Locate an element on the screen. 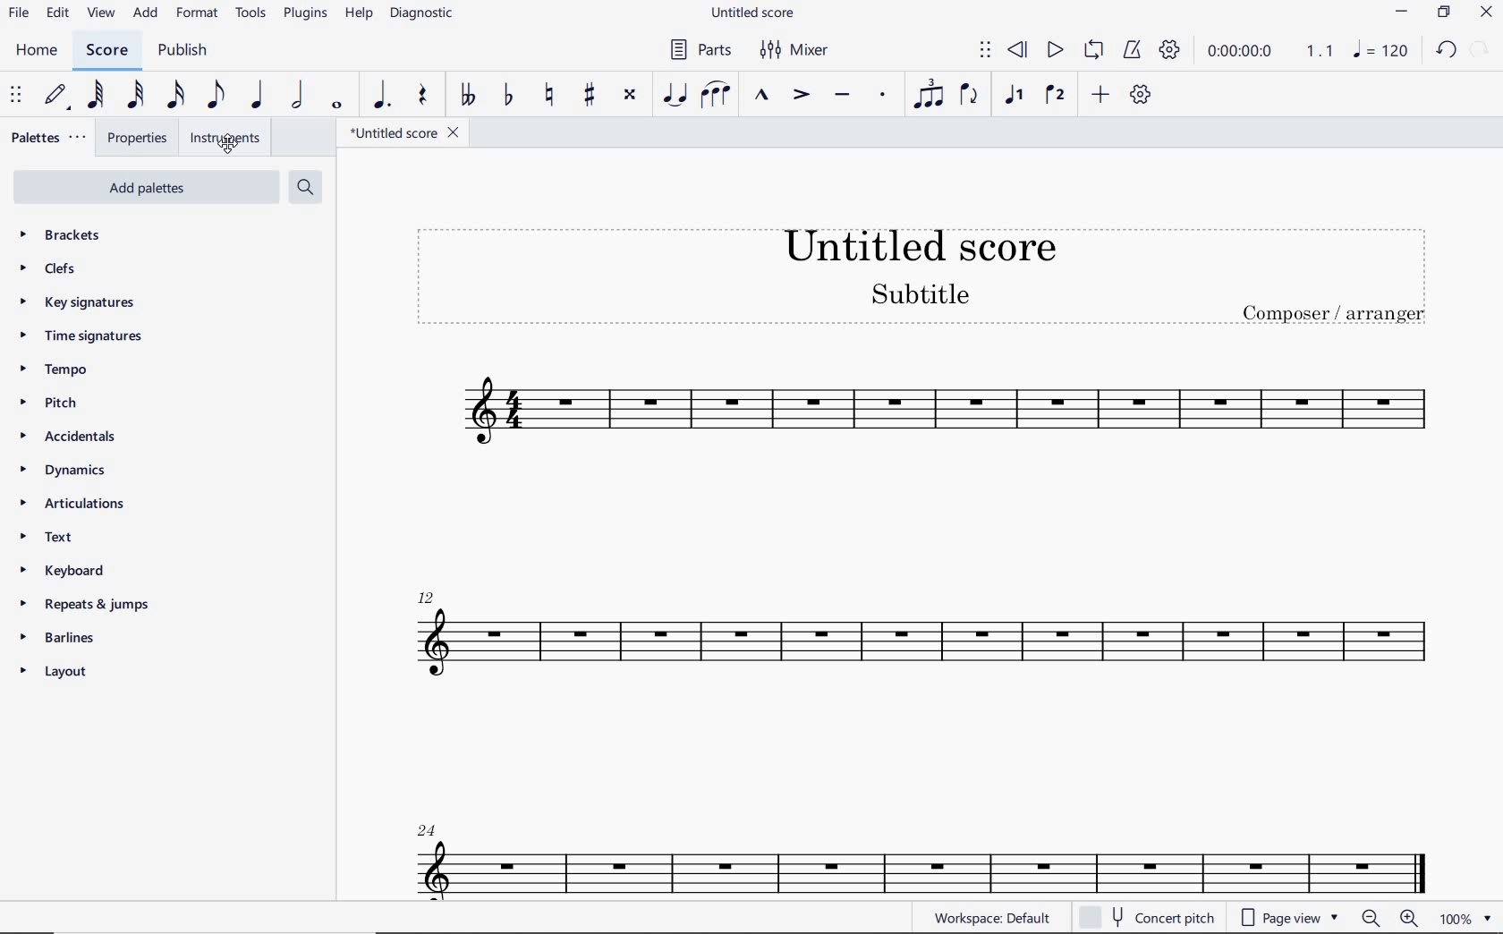 This screenshot has width=1503, height=934. concert pitch is located at coordinates (1151, 917).